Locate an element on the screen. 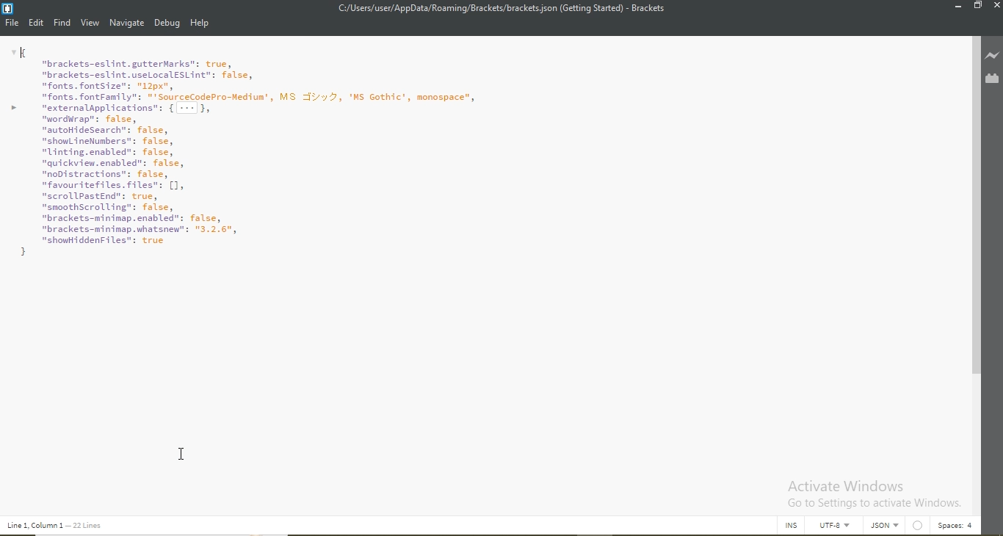  Spaces:4 is located at coordinates (955, 526).